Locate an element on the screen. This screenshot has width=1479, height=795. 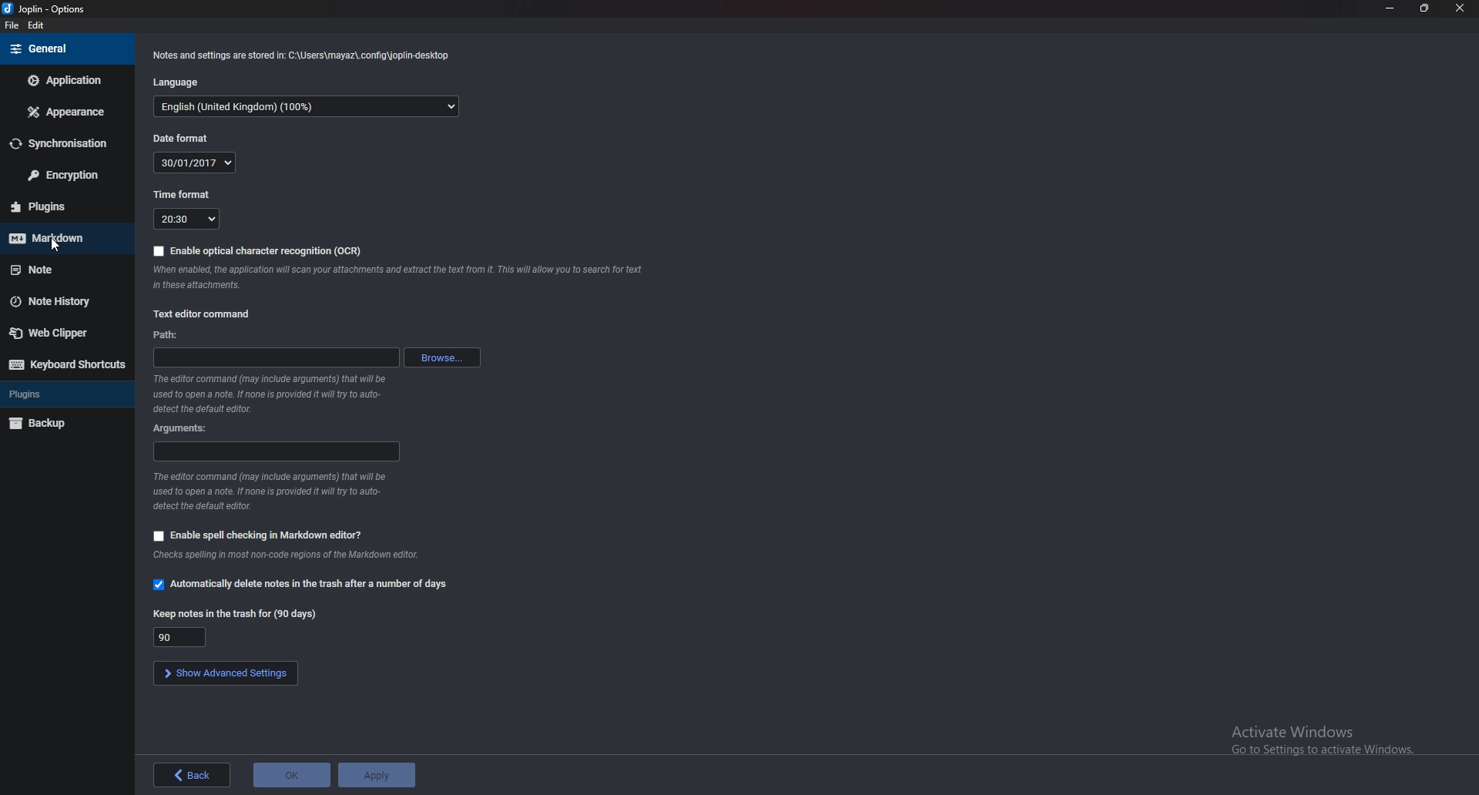
path is located at coordinates (273, 356).